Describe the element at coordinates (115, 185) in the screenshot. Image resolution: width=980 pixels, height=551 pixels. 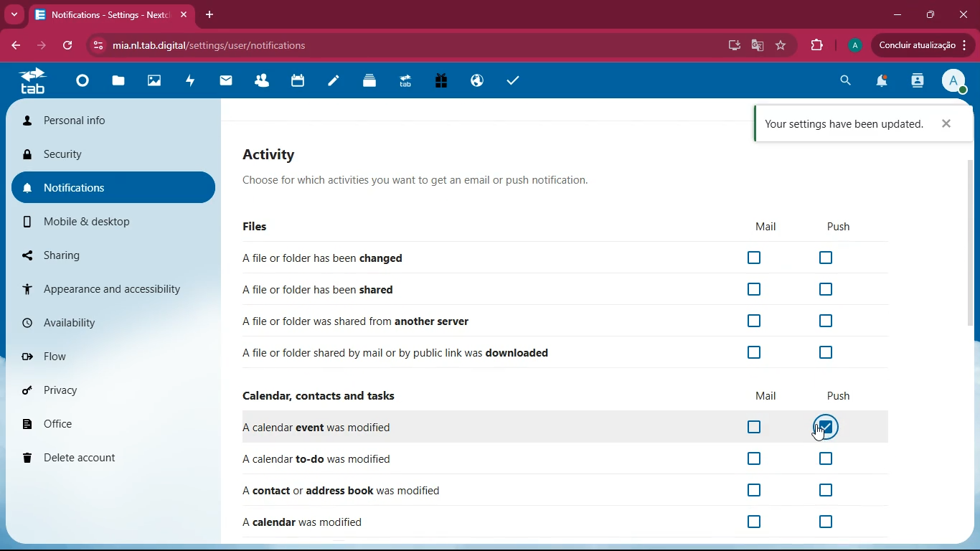
I see `notifications` at that location.